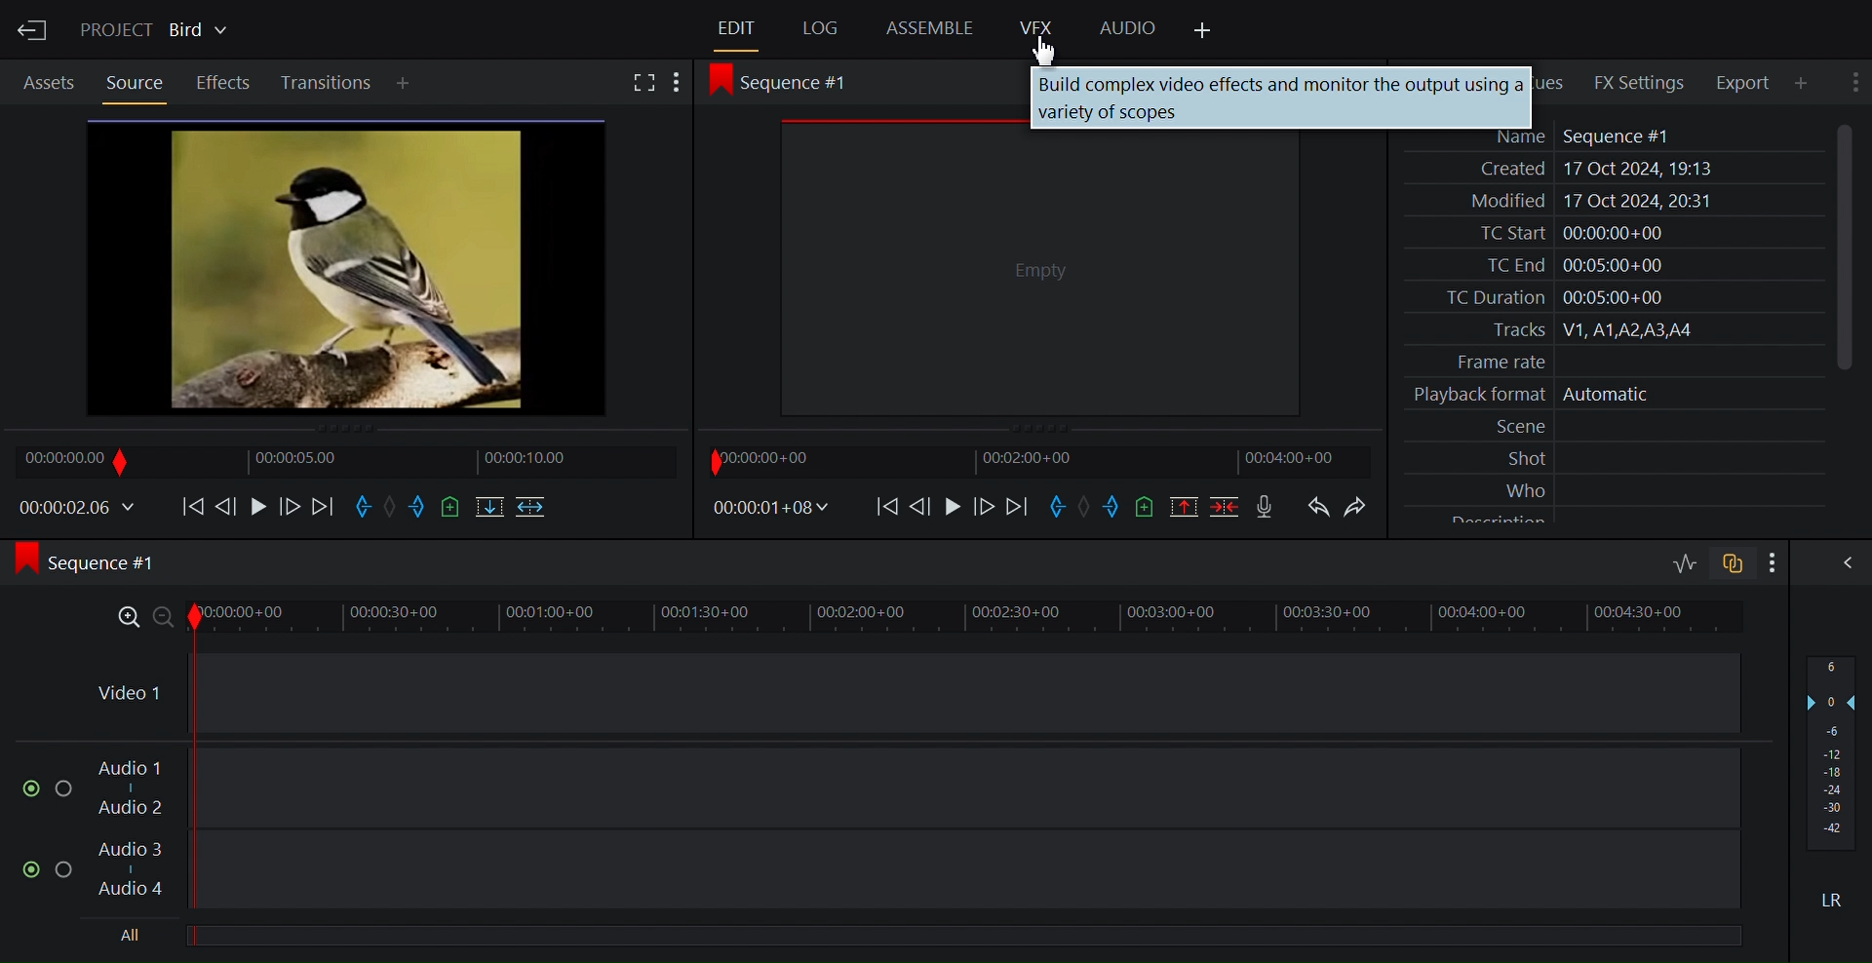 This screenshot has width=1872, height=963. Describe the element at coordinates (28, 868) in the screenshot. I see `Mute/Unmute` at that location.